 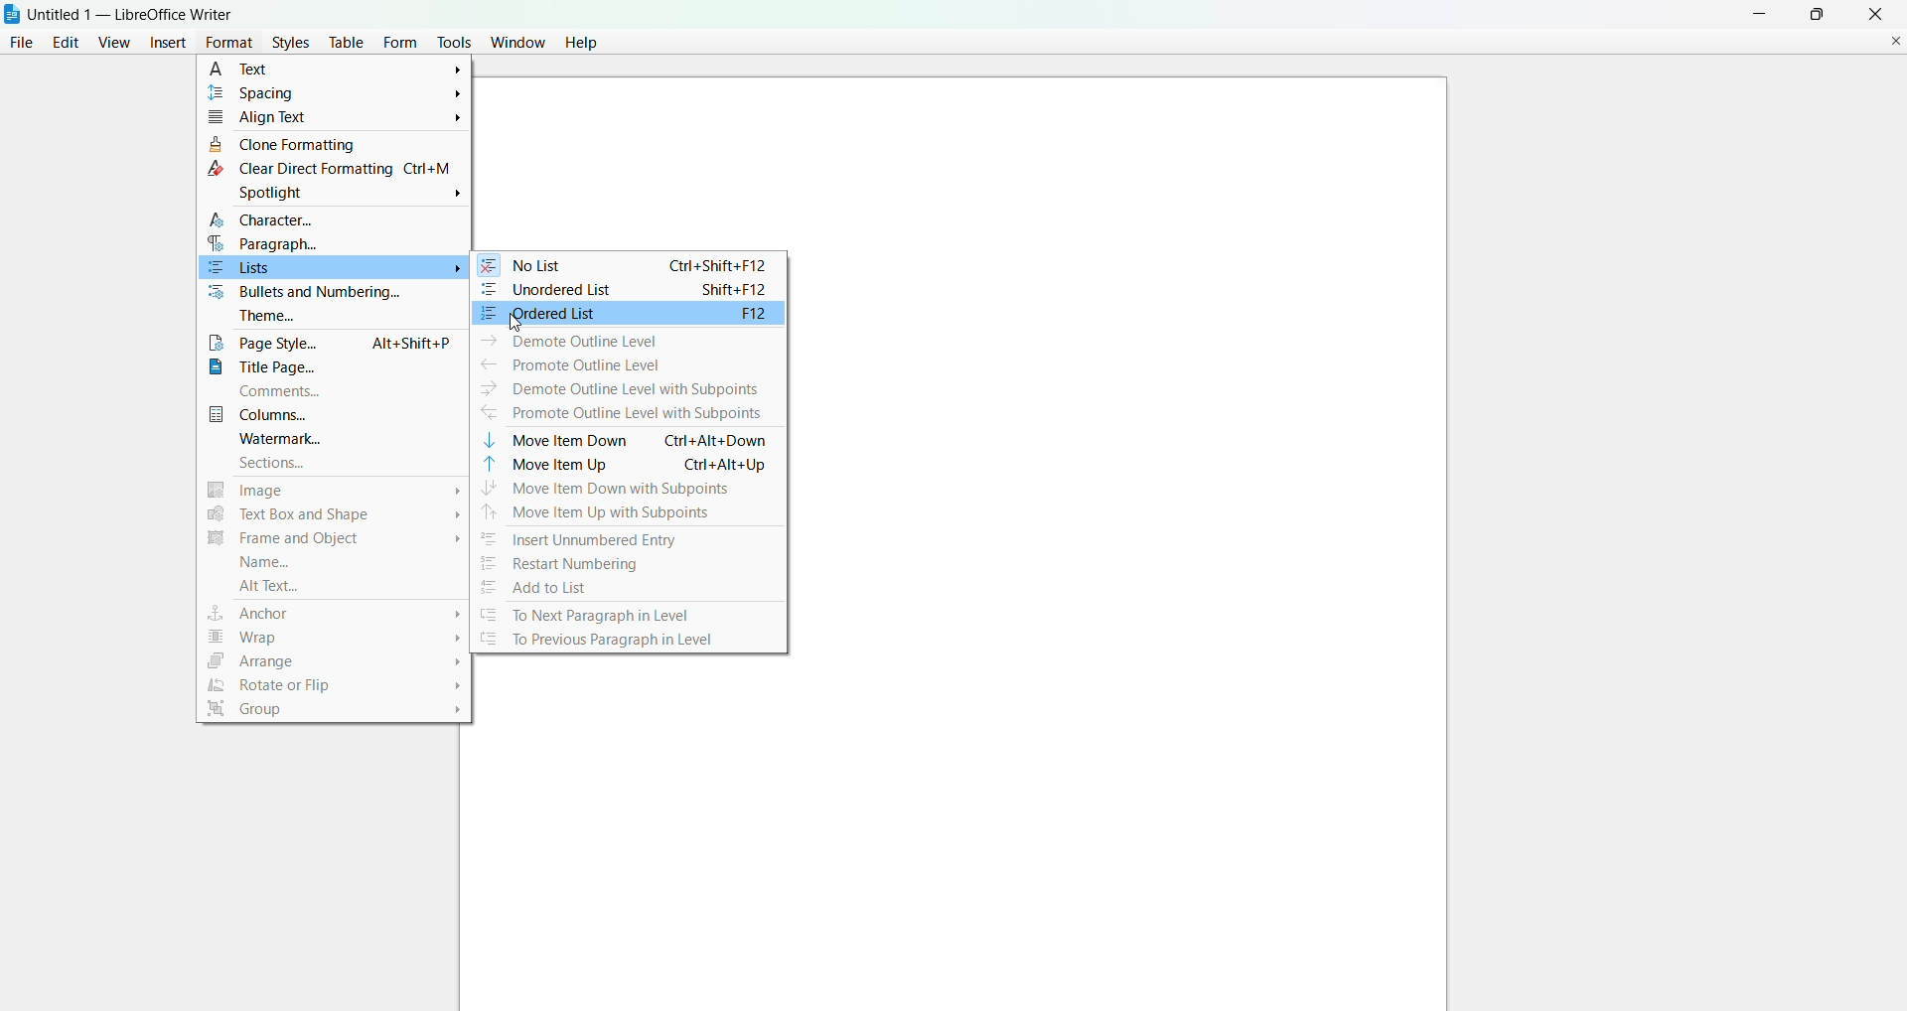 What do you see at coordinates (625, 441) in the screenshot?
I see `move item down  Ctrl+Alt+Down` at bounding box center [625, 441].